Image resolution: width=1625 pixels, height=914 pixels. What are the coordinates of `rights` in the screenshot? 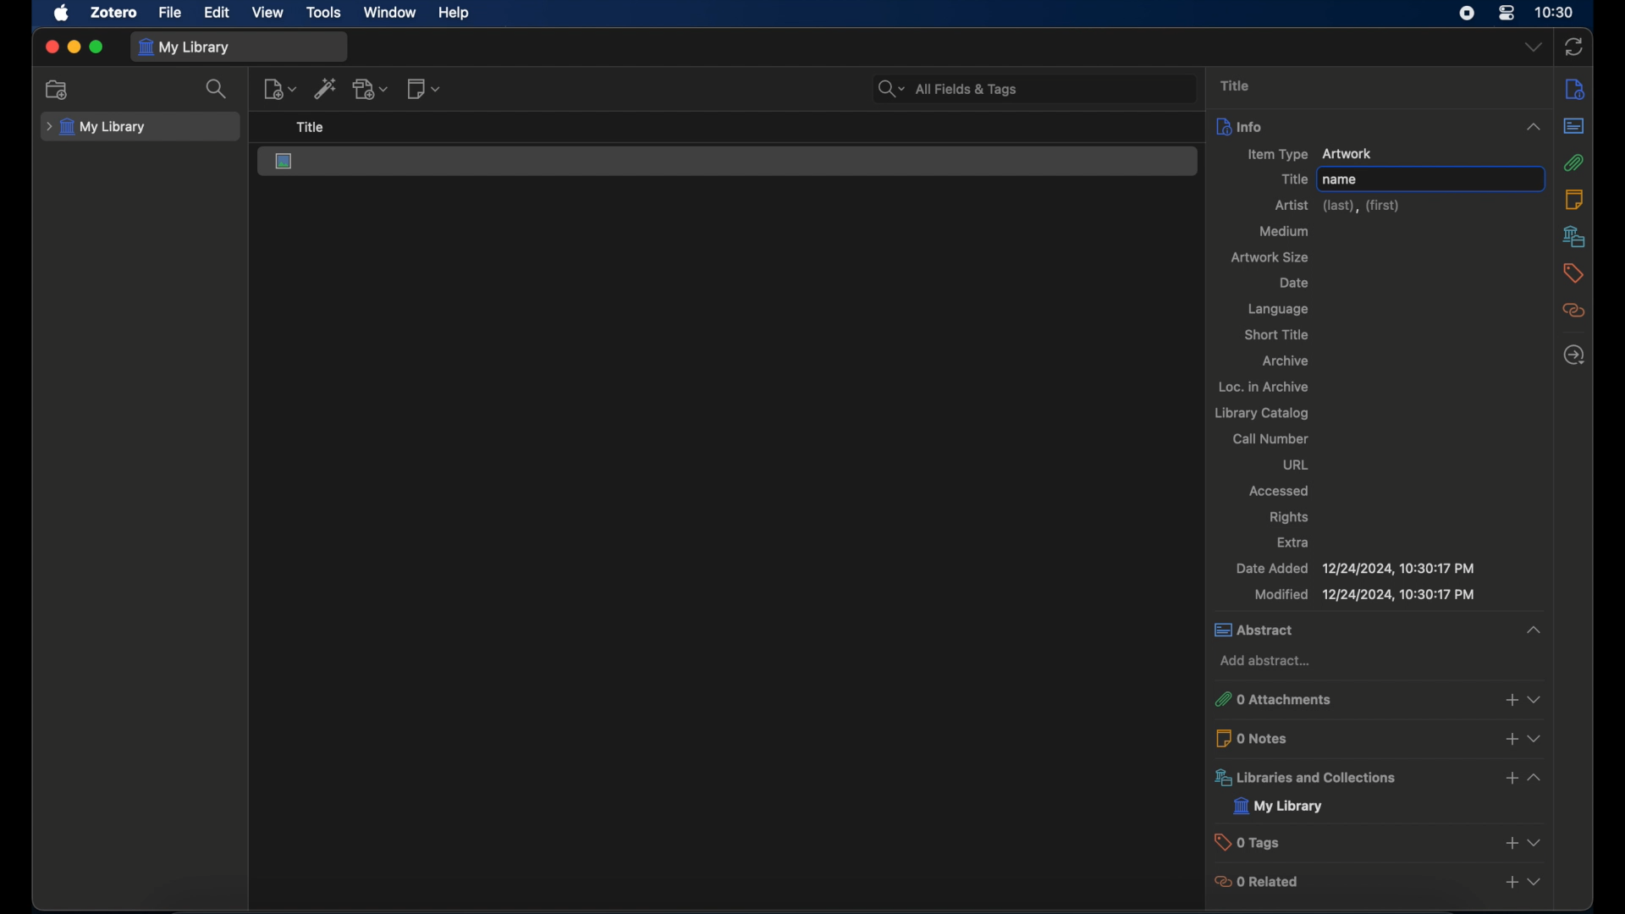 It's located at (1289, 518).